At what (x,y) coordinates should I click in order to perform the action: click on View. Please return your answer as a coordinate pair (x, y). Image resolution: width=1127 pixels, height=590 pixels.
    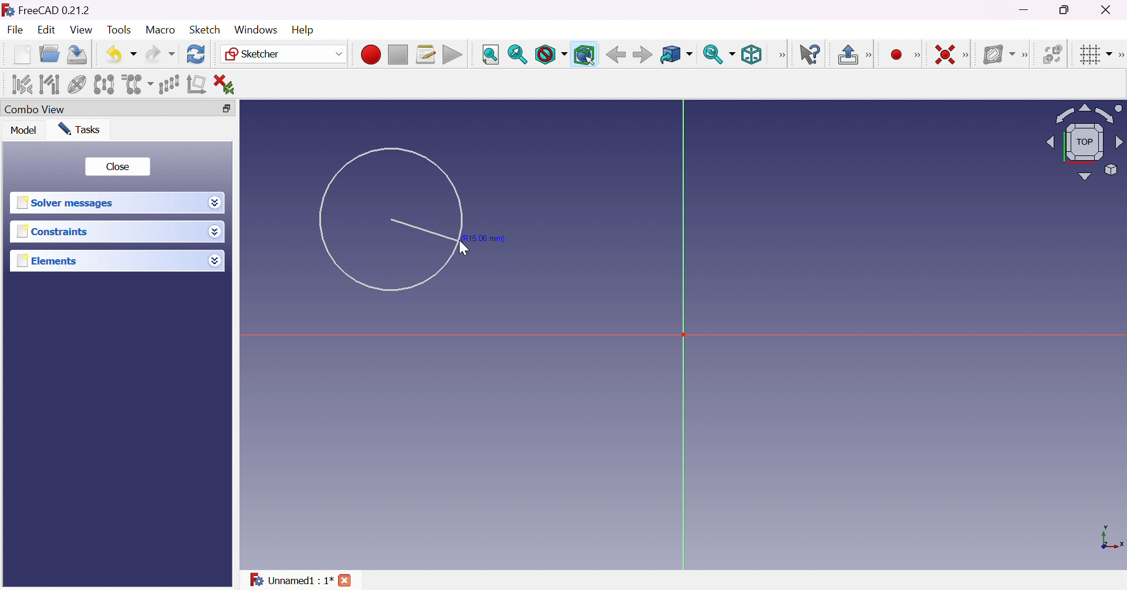
    Looking at the image, I should click on (782, 55).